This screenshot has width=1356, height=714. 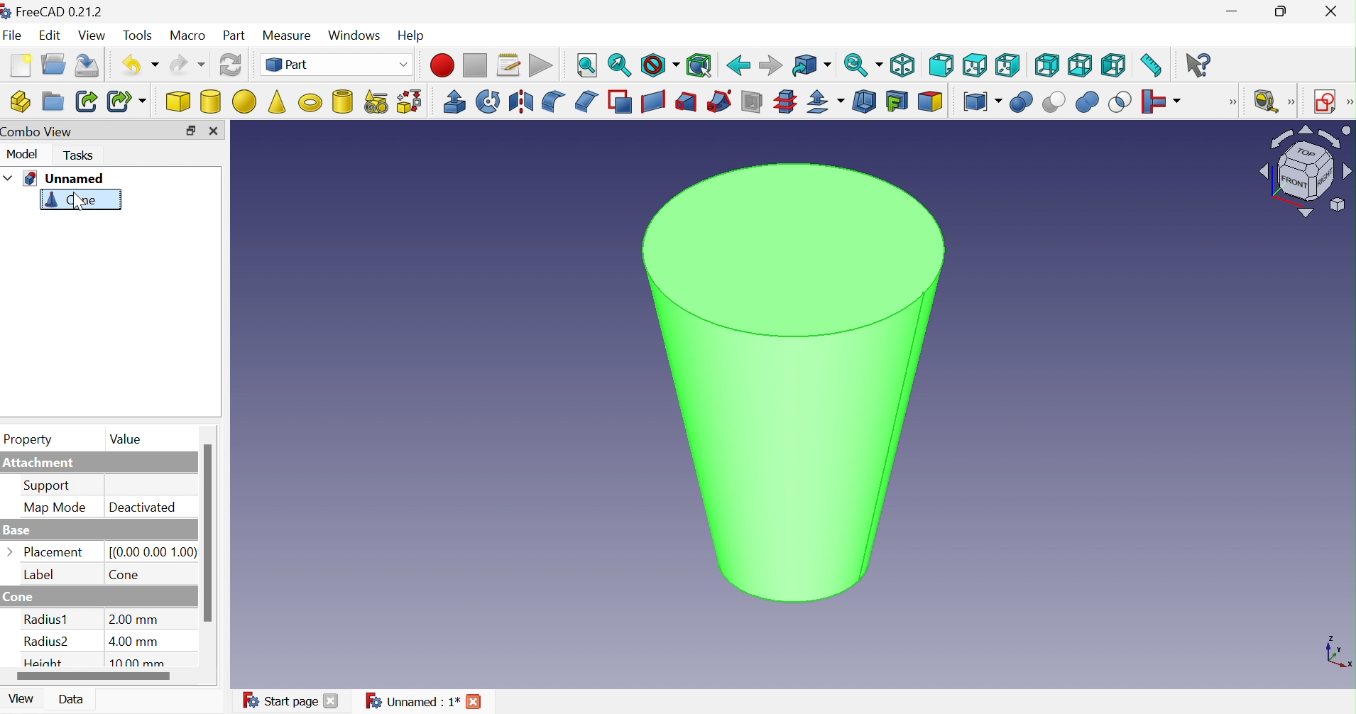 What do you see at coordinates (135, 641) in the screenshot?
I see `4.00 mm` at bounding box center [135, 641].